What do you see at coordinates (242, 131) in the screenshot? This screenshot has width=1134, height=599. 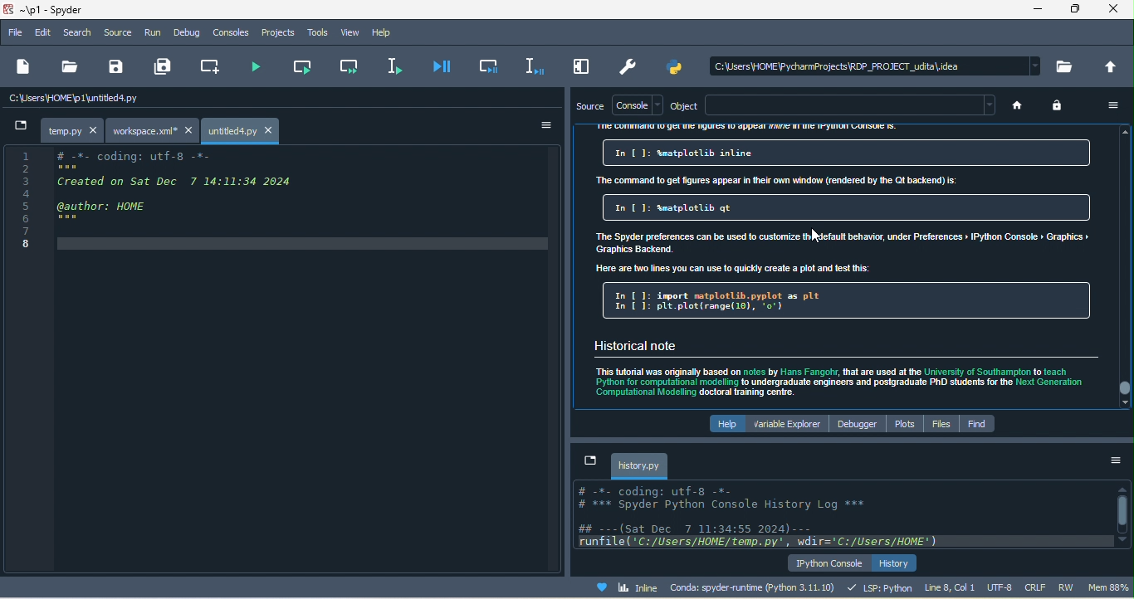 I see `untitled4` at bounding box center [242, 131].